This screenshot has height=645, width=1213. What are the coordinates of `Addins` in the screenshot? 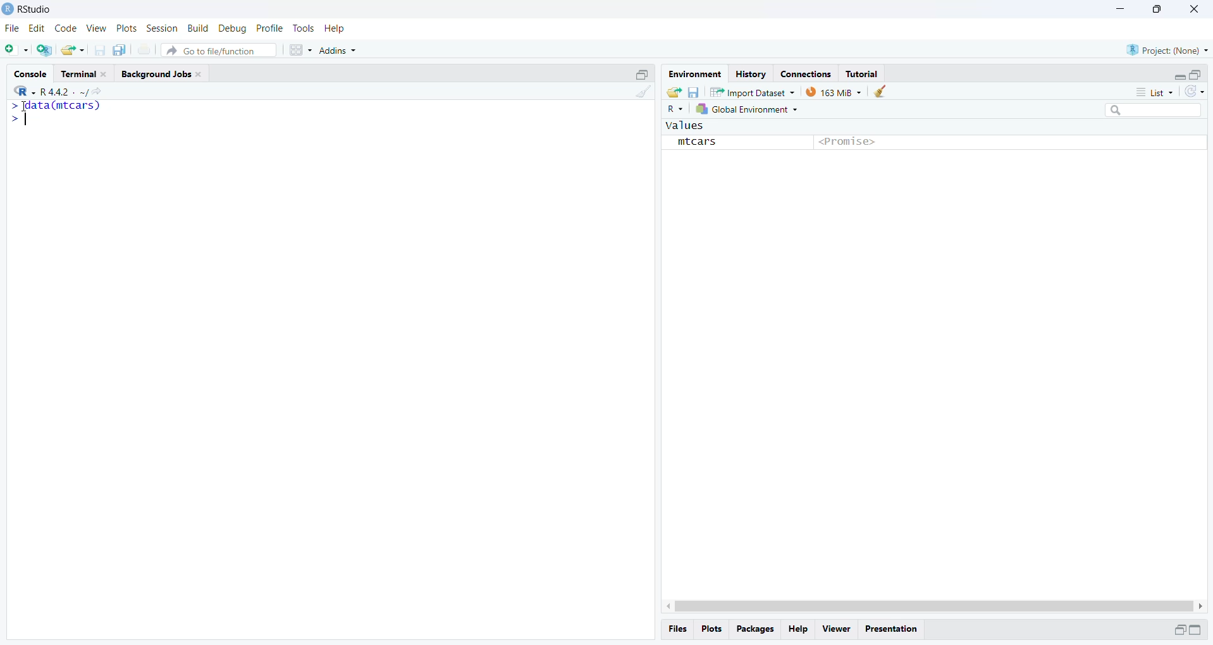 It's located at (338, 50).